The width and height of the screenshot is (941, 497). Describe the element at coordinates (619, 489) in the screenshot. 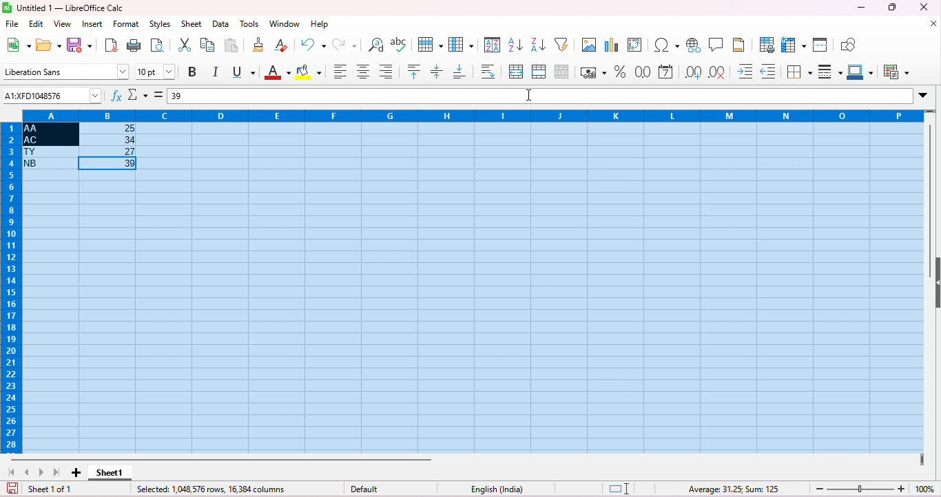

I see `standard selection` at that location.